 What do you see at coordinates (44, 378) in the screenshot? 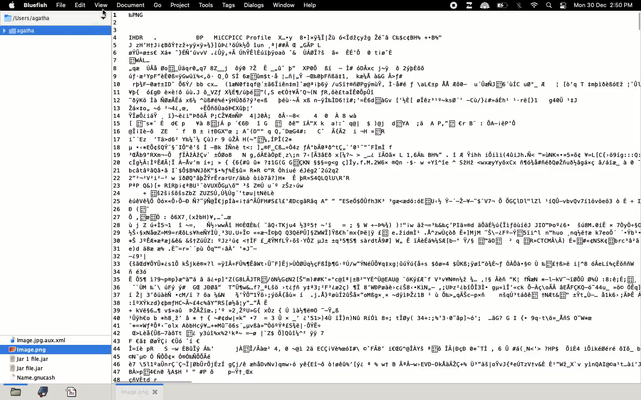
I see `name gnucash` at bounding box center [44, 378].